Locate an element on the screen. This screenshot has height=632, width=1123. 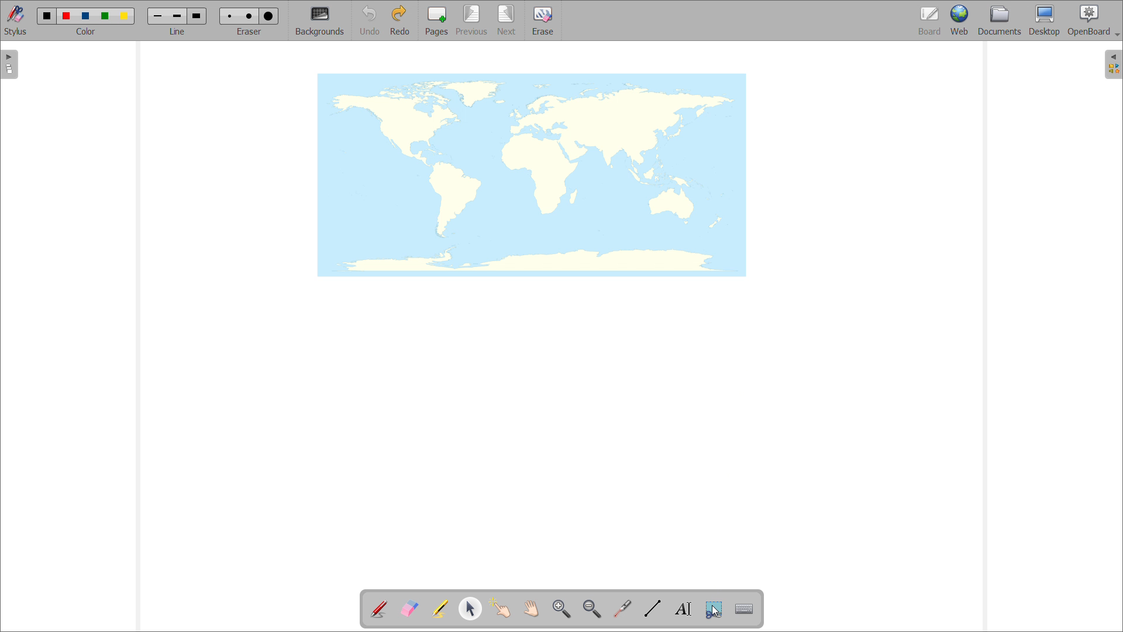
highlights is located at coordinates (439, 609).